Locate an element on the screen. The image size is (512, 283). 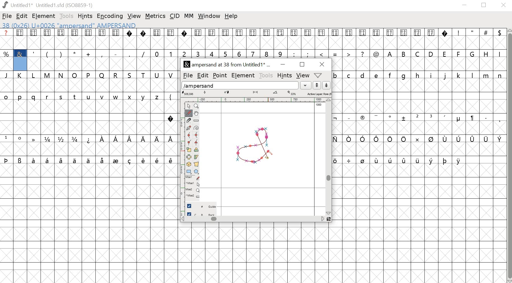
0006 is located at coordinates (89, 39).